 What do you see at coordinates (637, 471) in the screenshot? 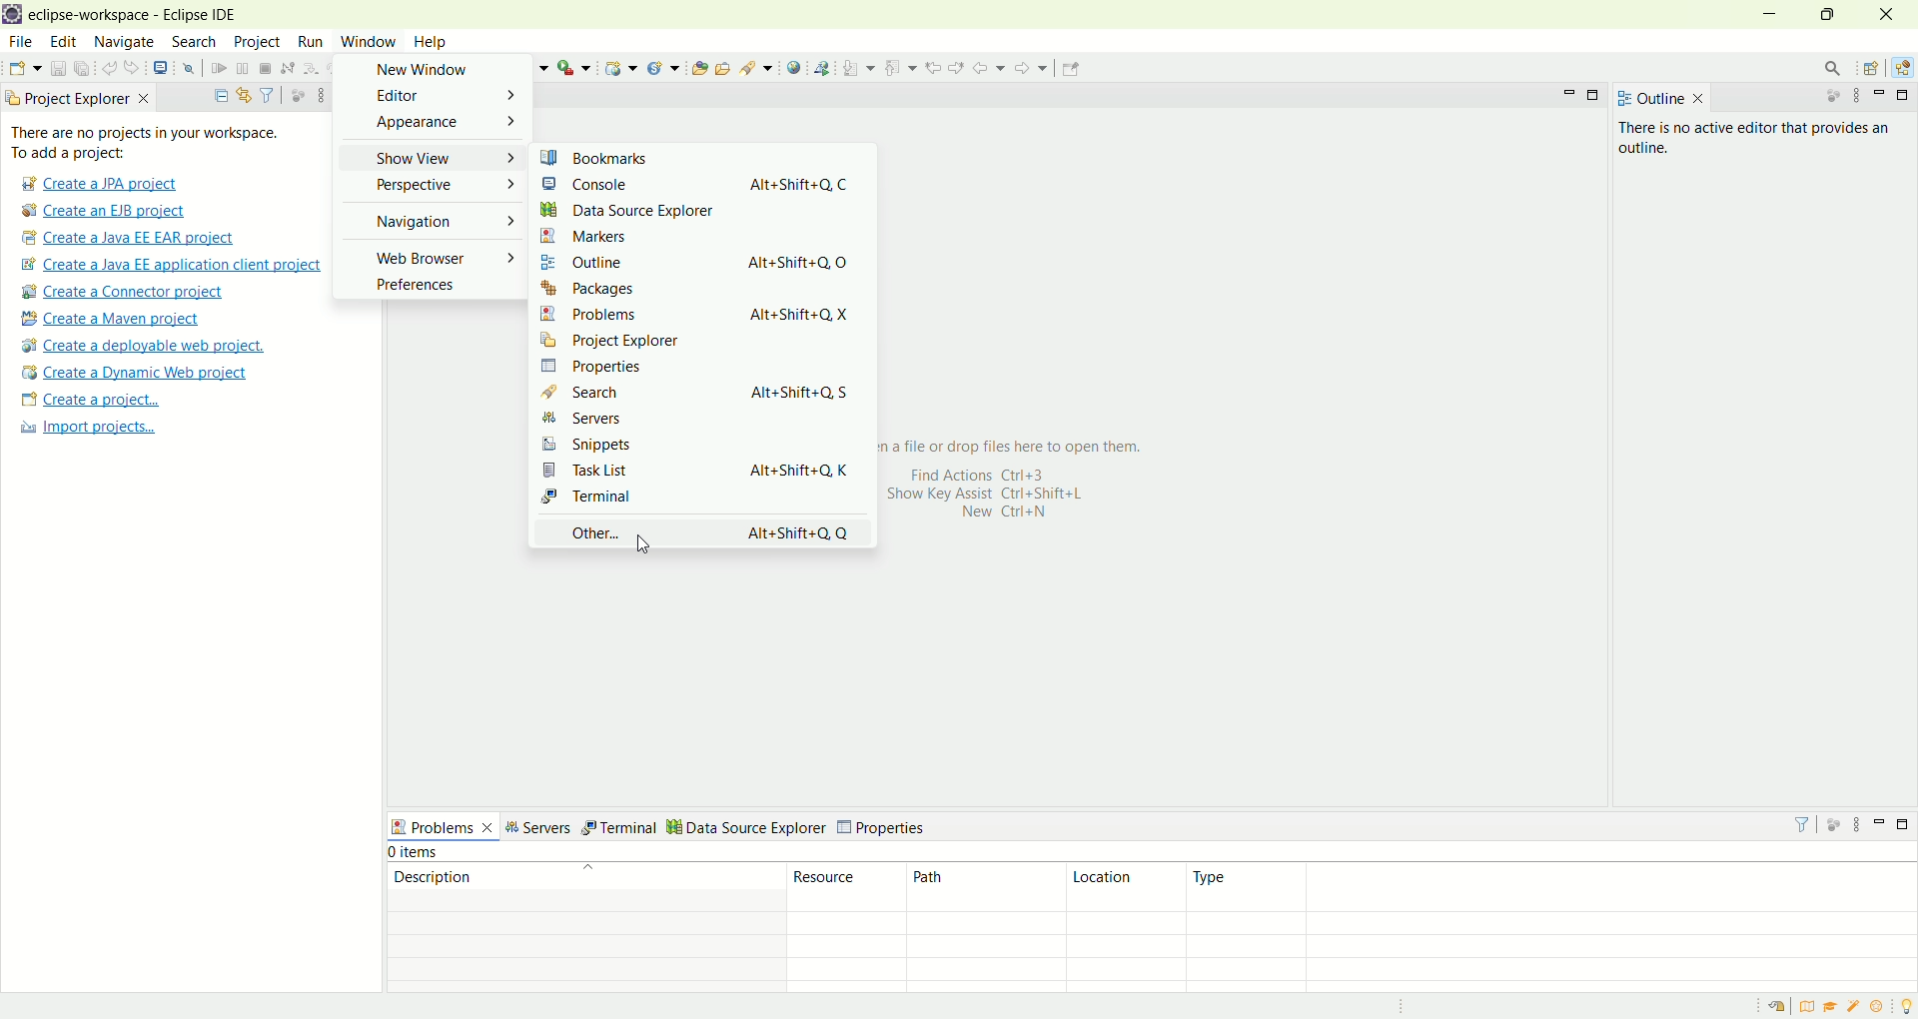
I see `task list` at bounding box center [637, 471].